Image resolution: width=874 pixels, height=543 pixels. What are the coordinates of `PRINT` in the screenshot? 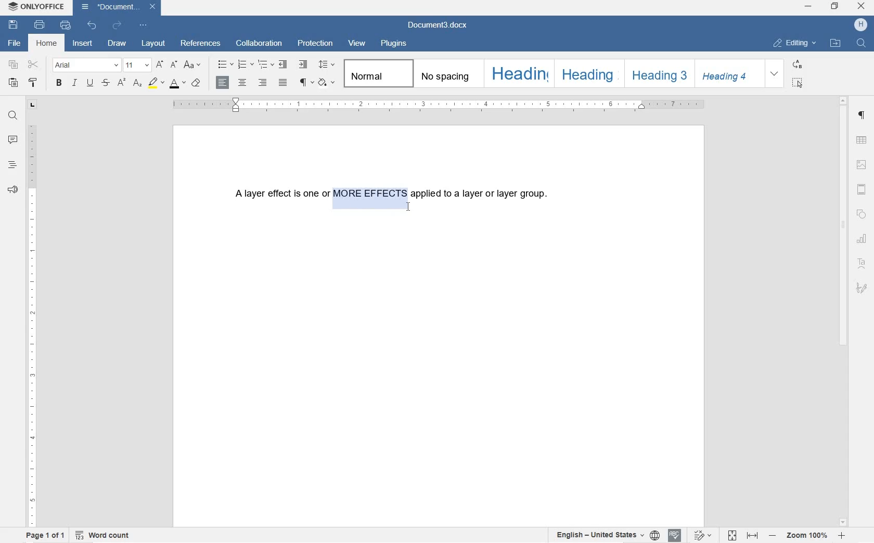 It's located at (38, 25).